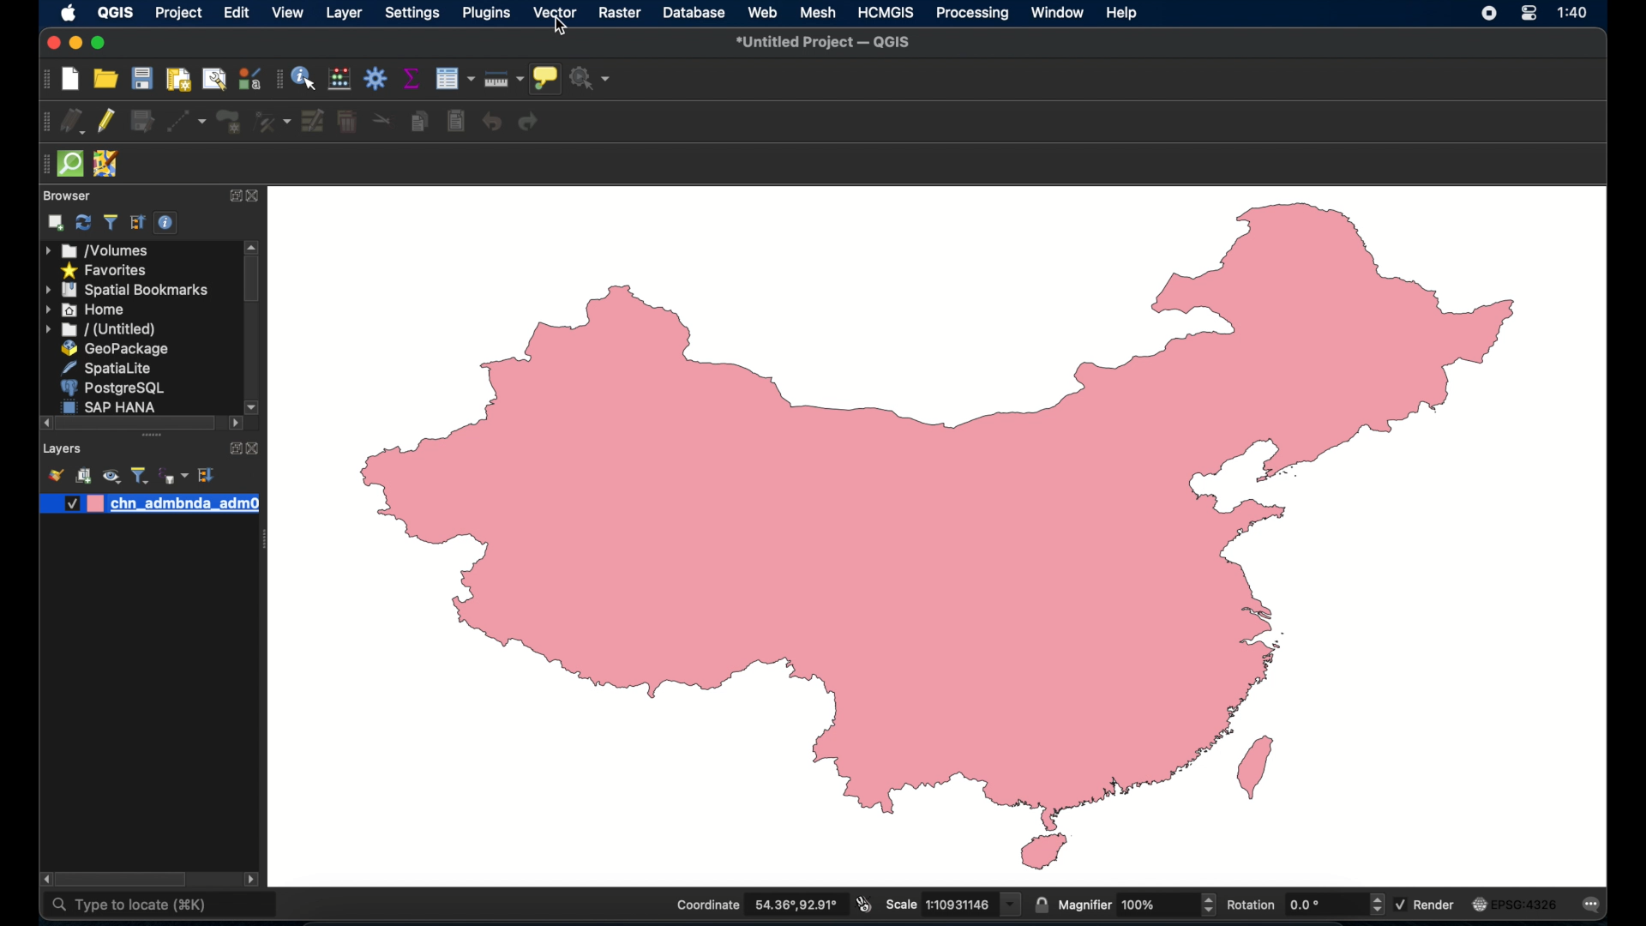 The image size is (1646, 926). What do you see at coordinates (98, 250) in the screenshot?
I see `volumes` at bounding box center [98, 250].